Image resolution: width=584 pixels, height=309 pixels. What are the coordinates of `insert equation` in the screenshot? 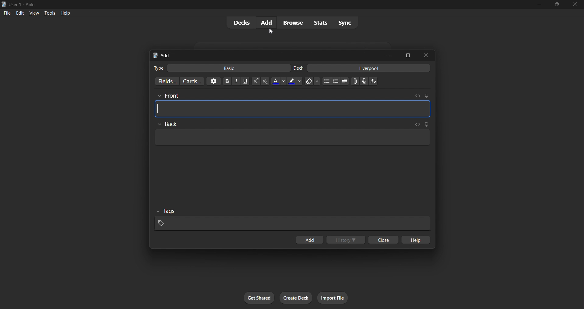 It's located at (374, 80).